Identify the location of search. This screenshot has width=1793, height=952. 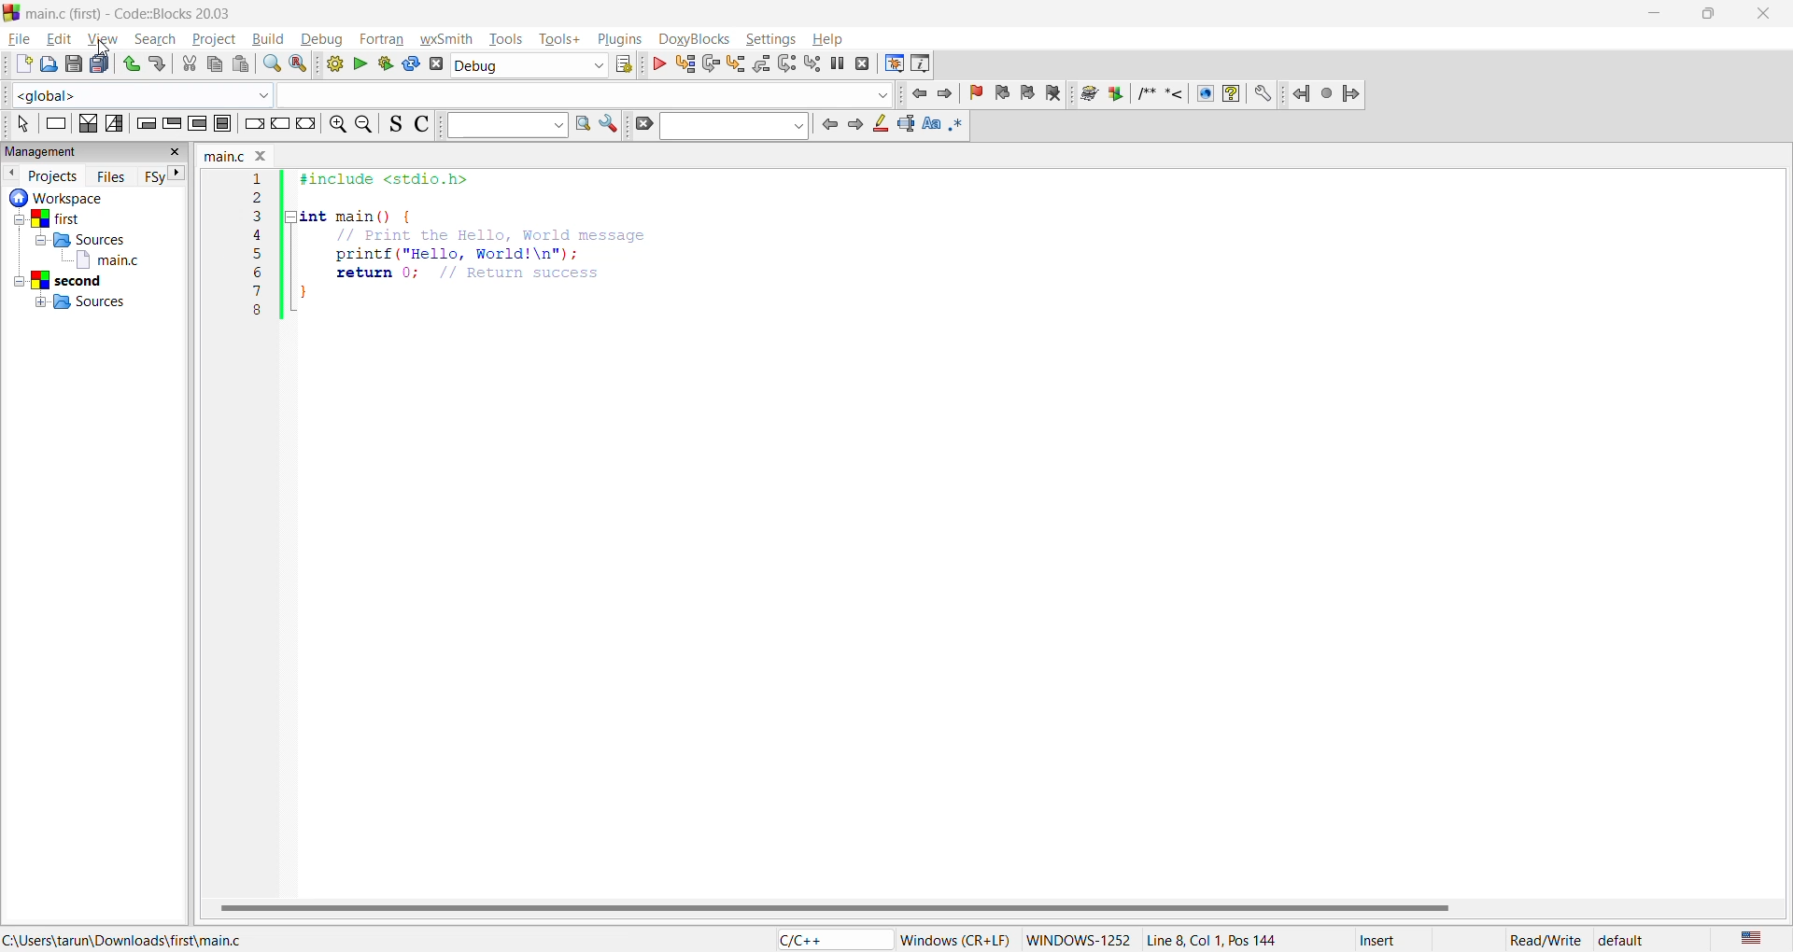
(736, 127).